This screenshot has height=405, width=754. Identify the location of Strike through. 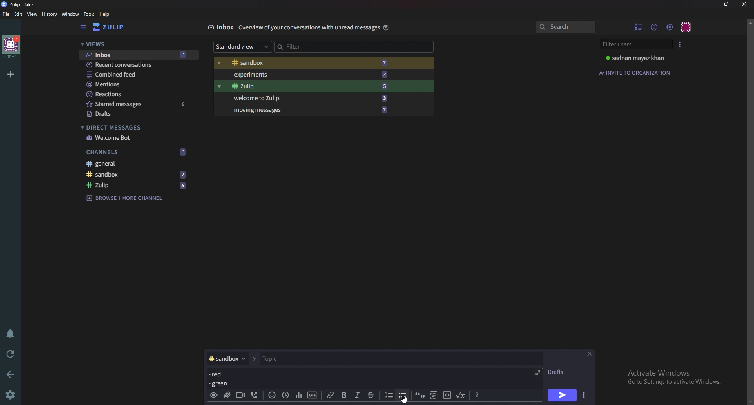
(371, 395).